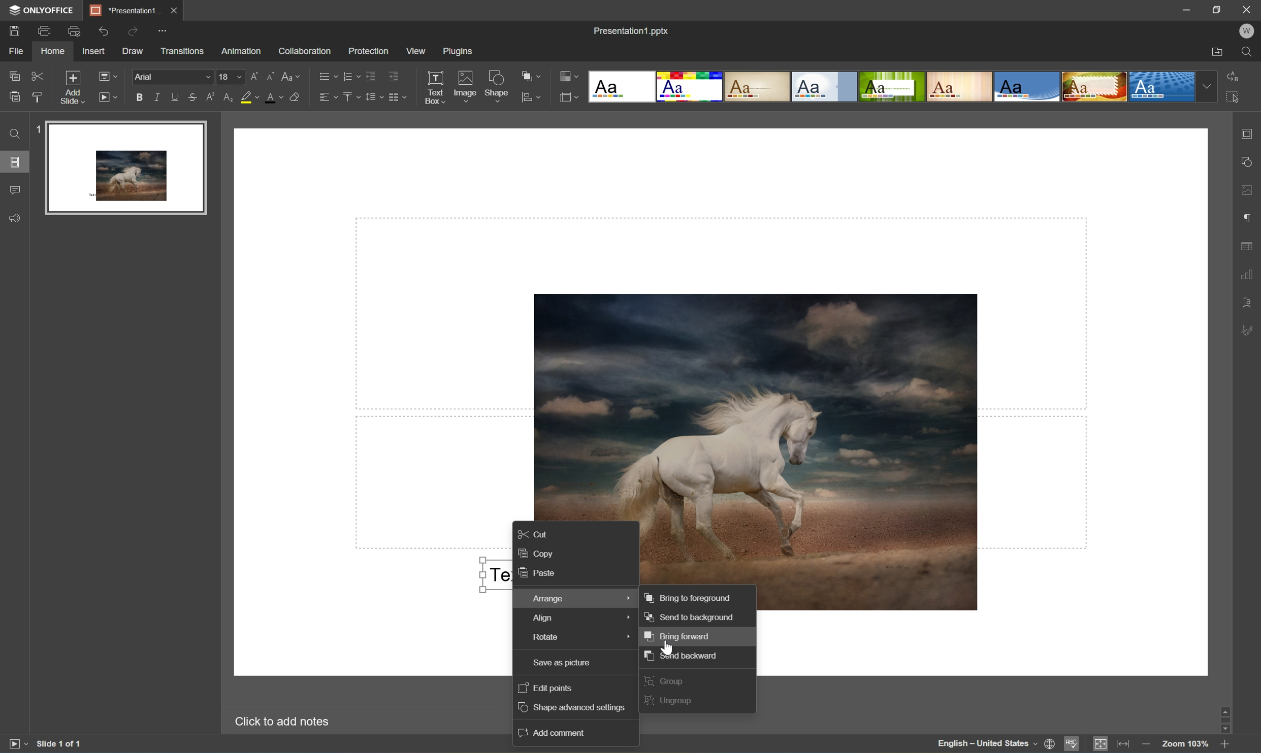 This screenshot has height=753, width=1261. Describe the element at coordinates (44, 10) in the screenshot. I see `ONLYOFFICE` at that location.